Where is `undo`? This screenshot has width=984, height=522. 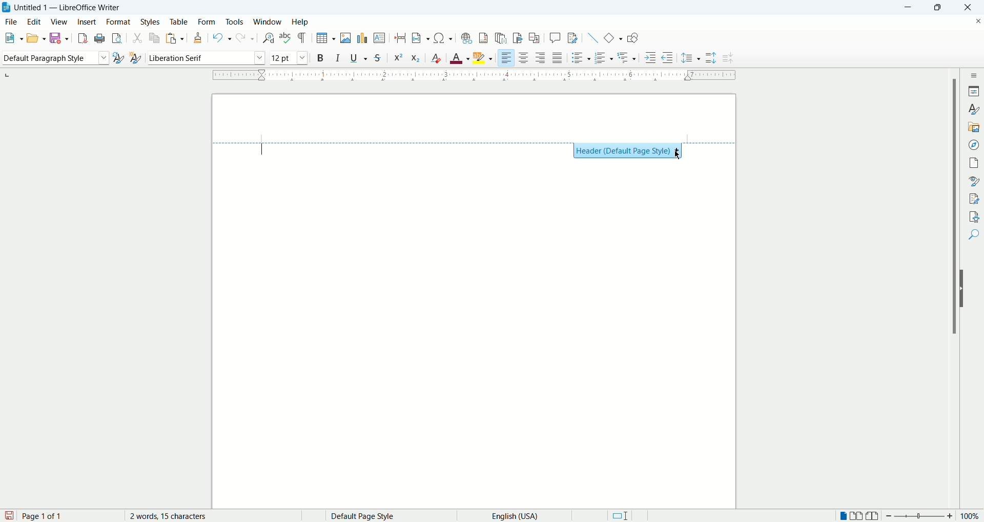
undo is located at coordinates (222, 38).